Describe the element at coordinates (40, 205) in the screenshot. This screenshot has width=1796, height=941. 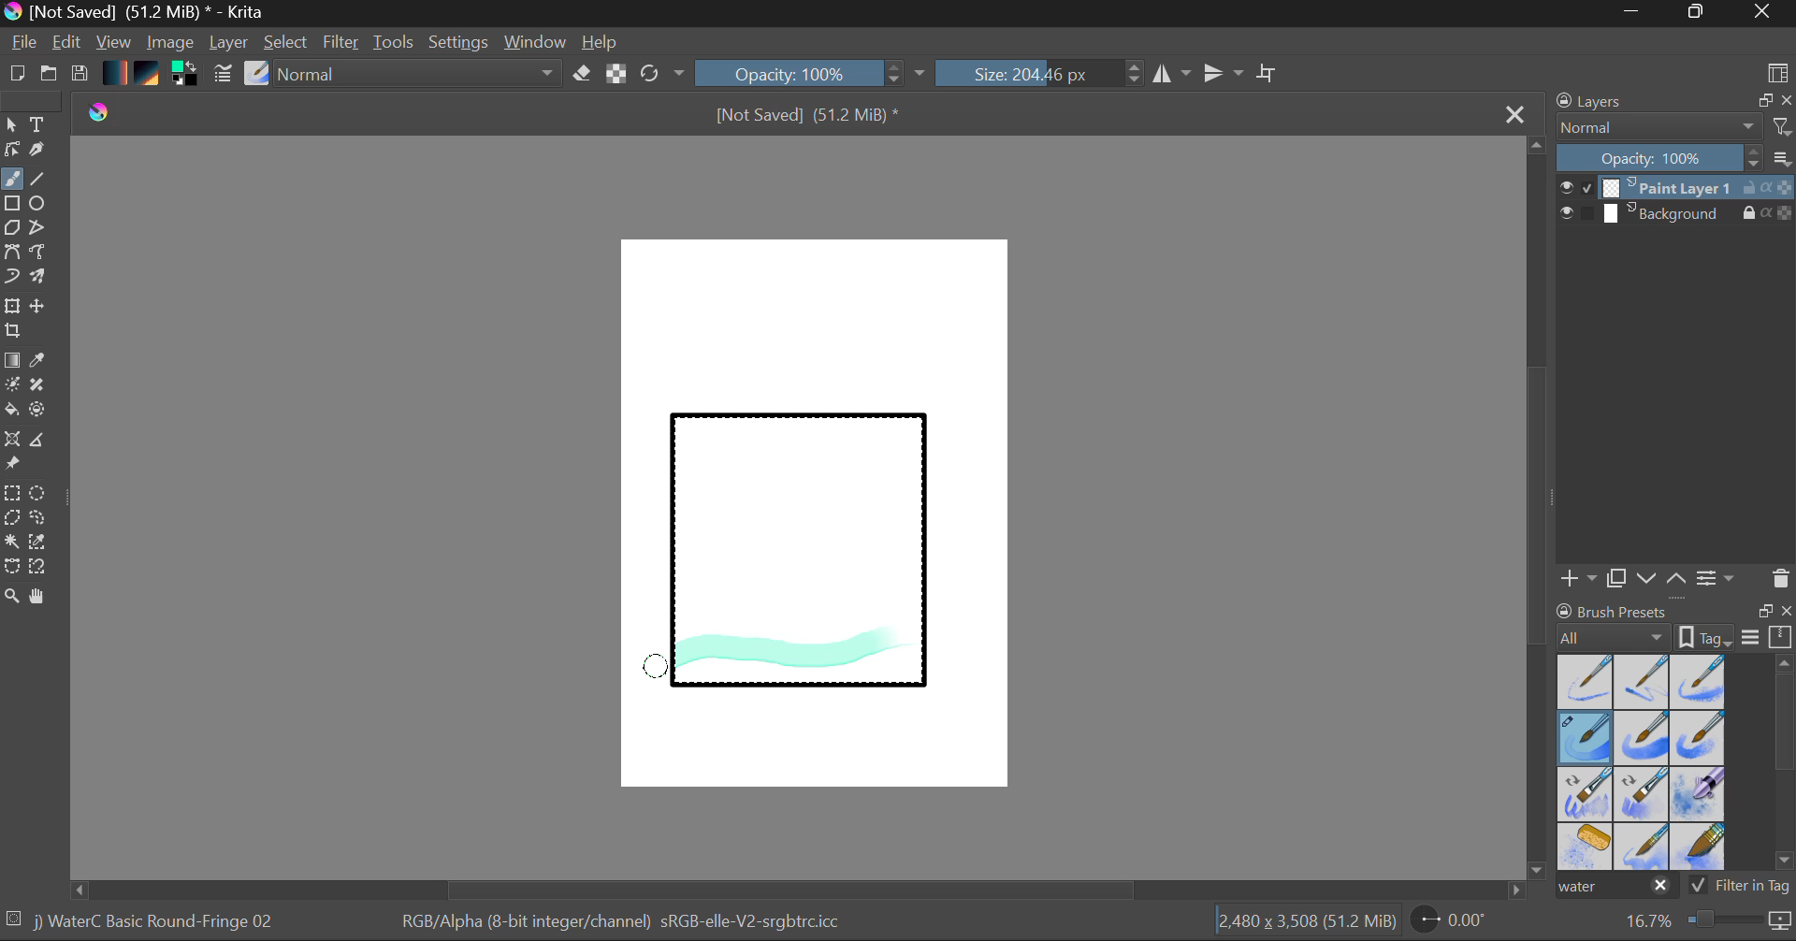
I see `Elipses` at that location.